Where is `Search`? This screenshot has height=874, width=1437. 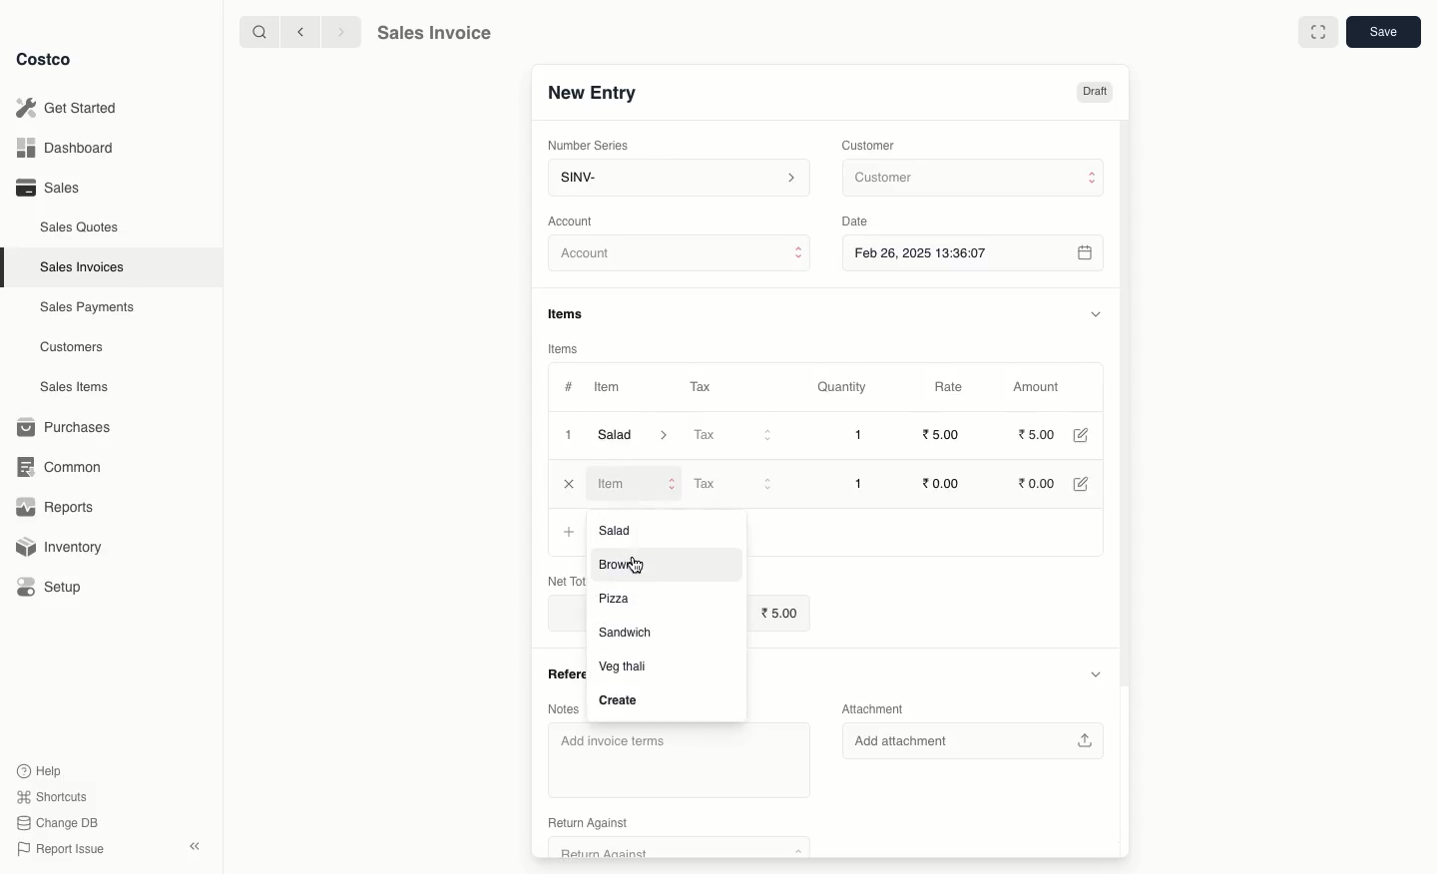 Search is located at coordinates (256, 31).